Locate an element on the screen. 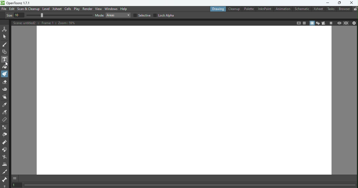  Blender tool is located at coordinates (6, 157).